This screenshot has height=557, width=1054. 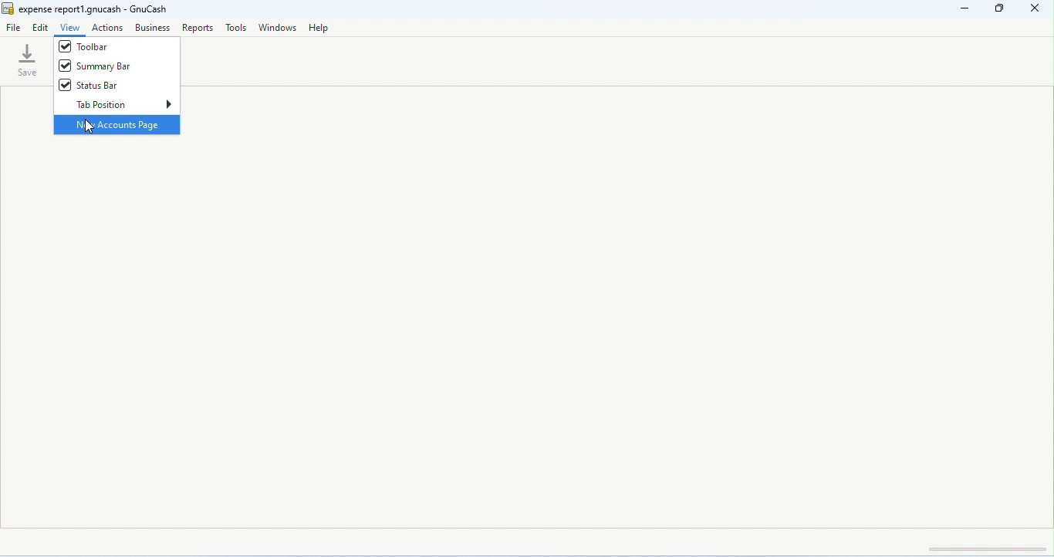 I want to click on status bar, so click(x=88, y=85).